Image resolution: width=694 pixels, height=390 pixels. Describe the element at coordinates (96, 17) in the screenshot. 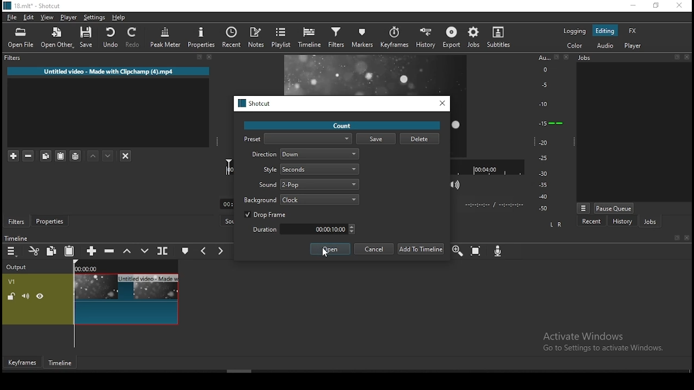

I see `settings` at that location.